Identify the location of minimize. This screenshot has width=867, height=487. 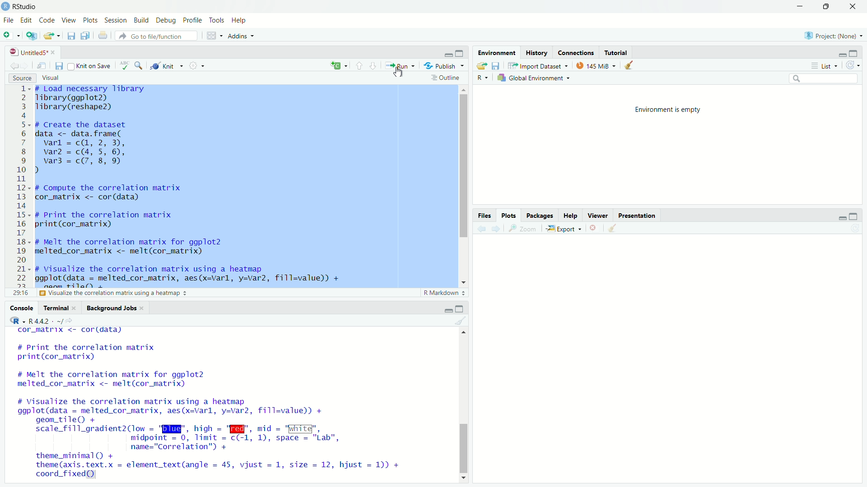
(449, 52).